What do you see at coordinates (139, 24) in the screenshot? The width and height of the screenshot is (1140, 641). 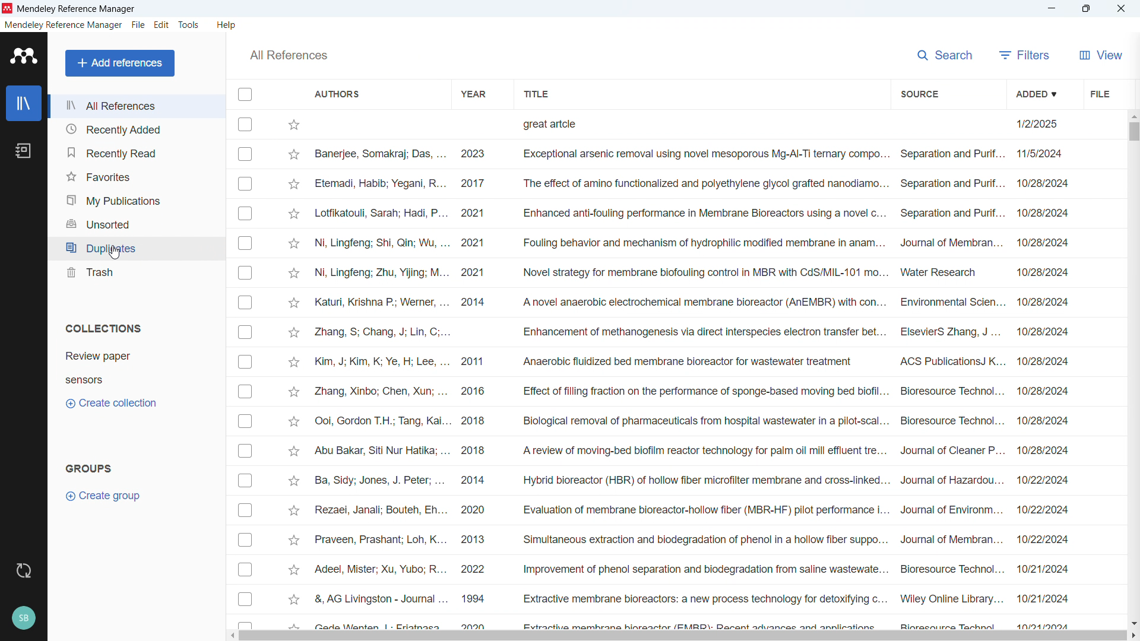 I see `File ` at bounding box center [139, 24].